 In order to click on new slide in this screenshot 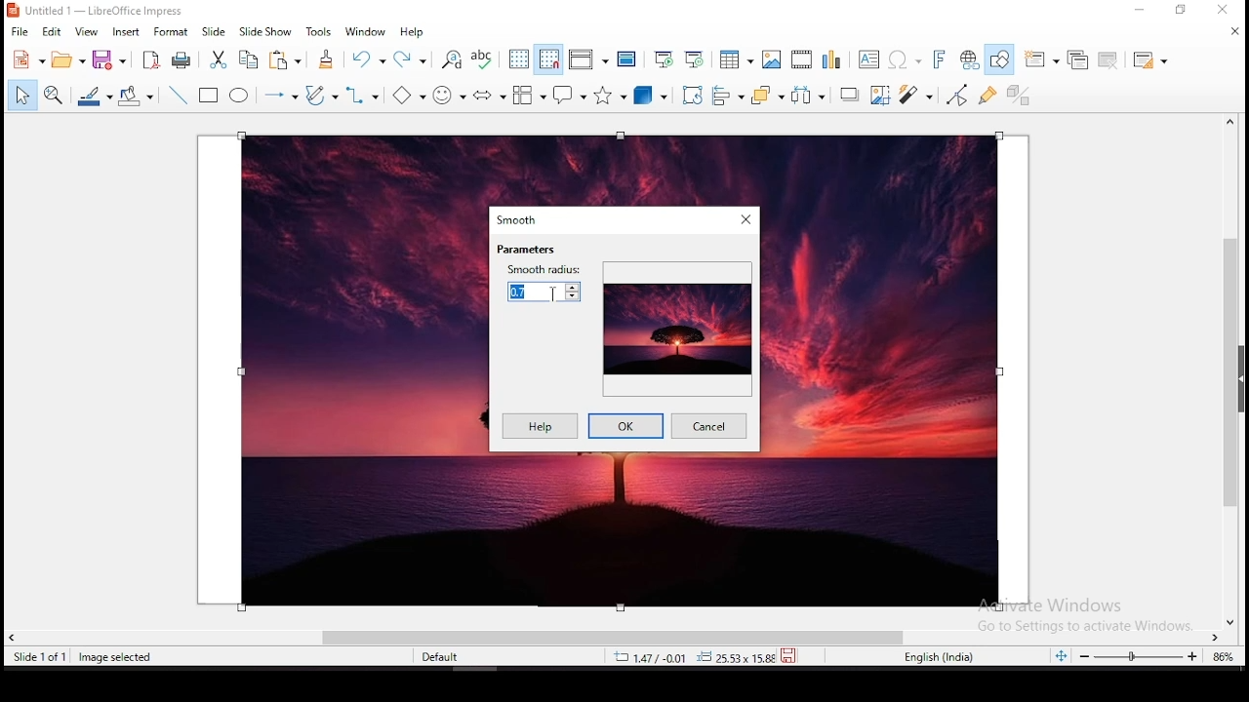, I will do `click(1042, 58)`.